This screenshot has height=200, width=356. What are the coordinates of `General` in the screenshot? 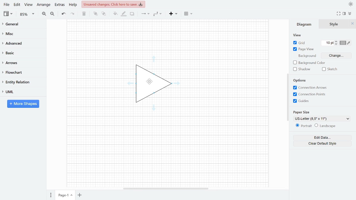 It's located at (21, 25).